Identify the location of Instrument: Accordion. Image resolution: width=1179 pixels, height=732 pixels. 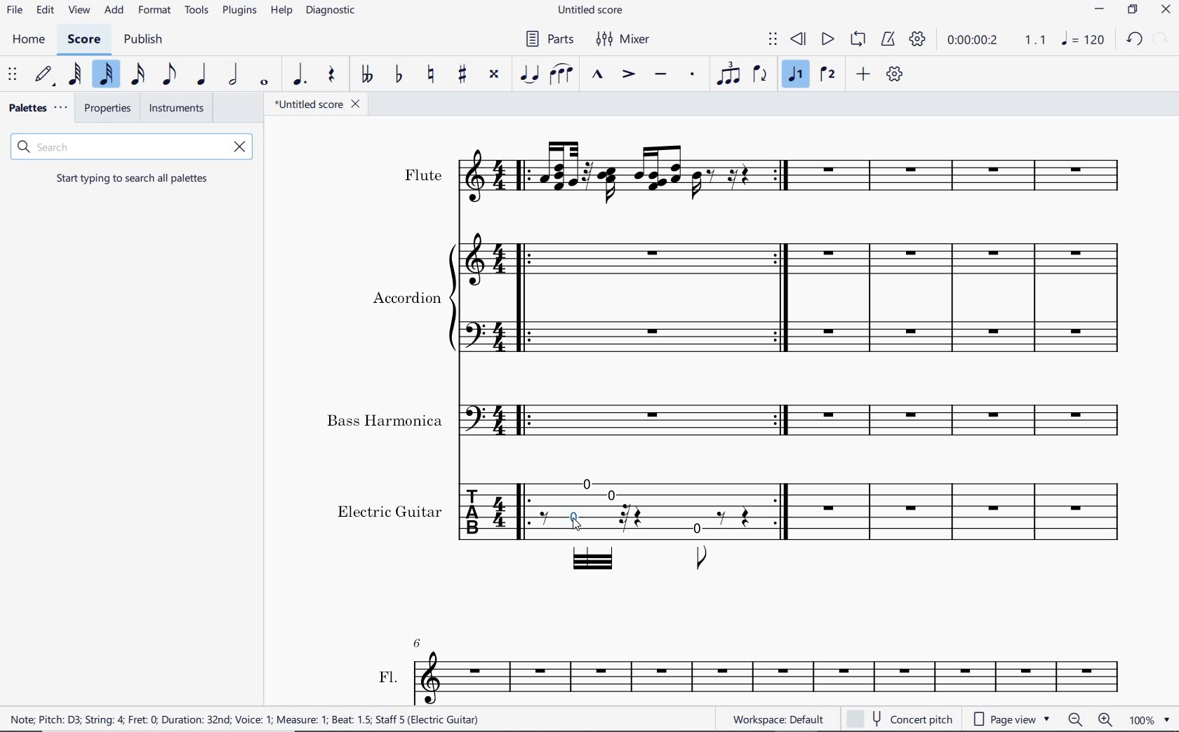
(746, 300).